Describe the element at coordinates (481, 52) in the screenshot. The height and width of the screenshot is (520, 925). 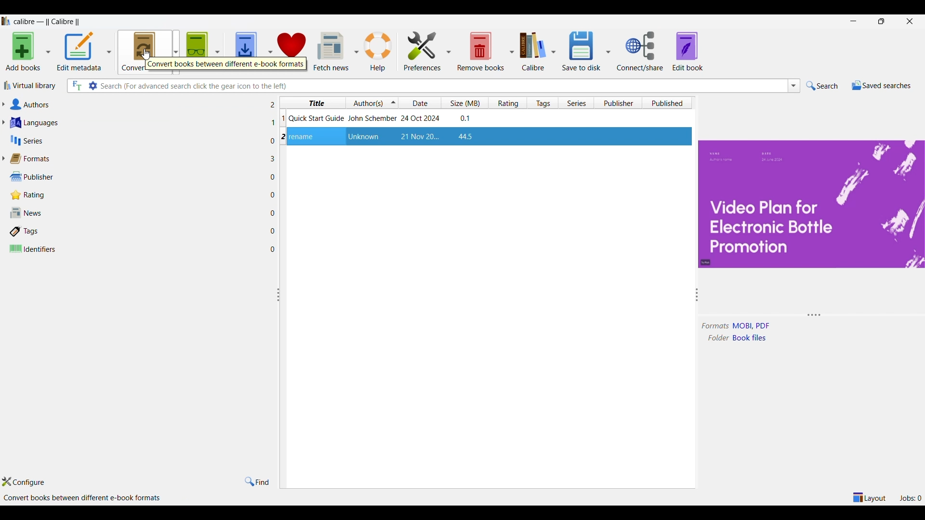
I see `Remove books` at that location.